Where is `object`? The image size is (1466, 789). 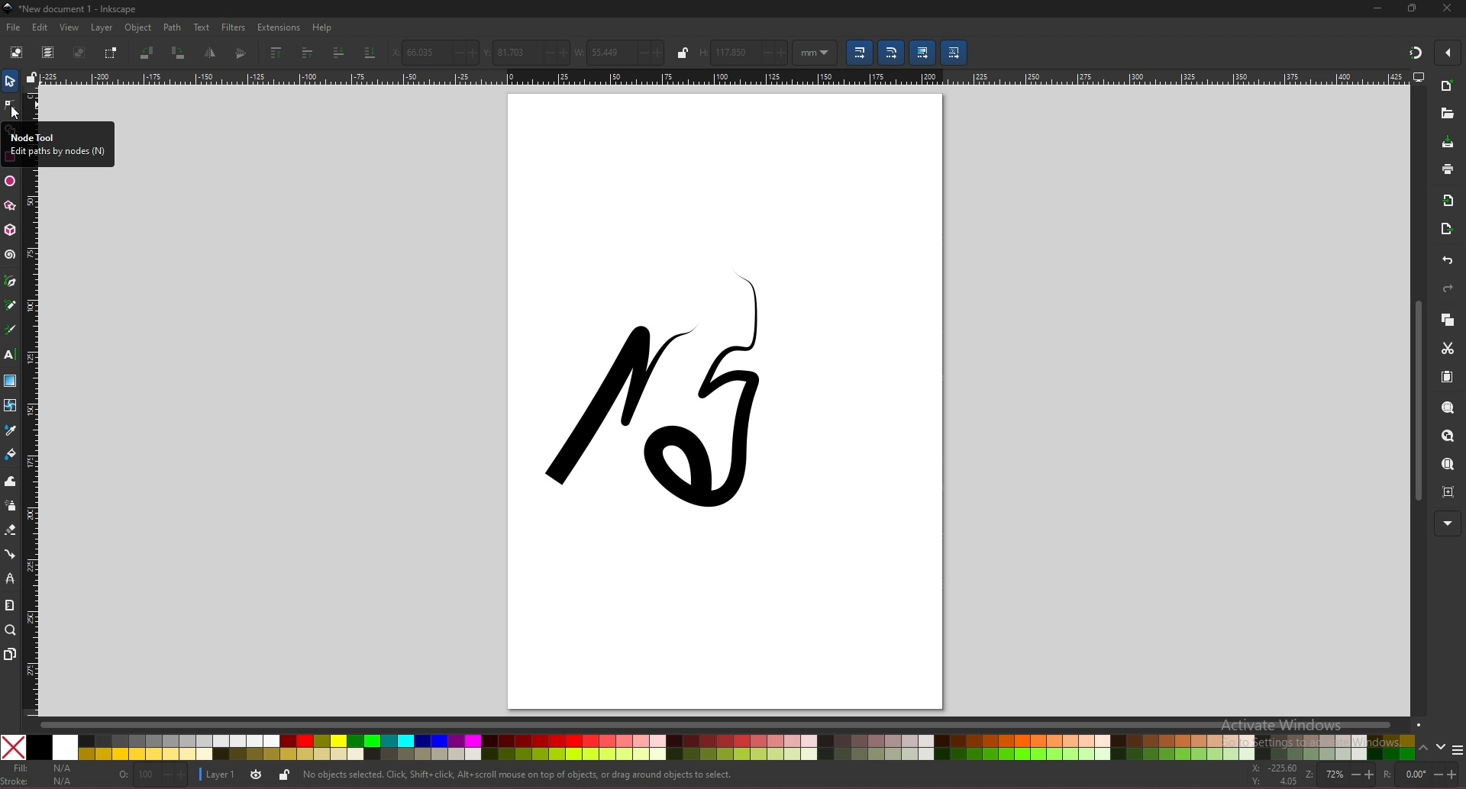
object is located at coordinates (140, 28).